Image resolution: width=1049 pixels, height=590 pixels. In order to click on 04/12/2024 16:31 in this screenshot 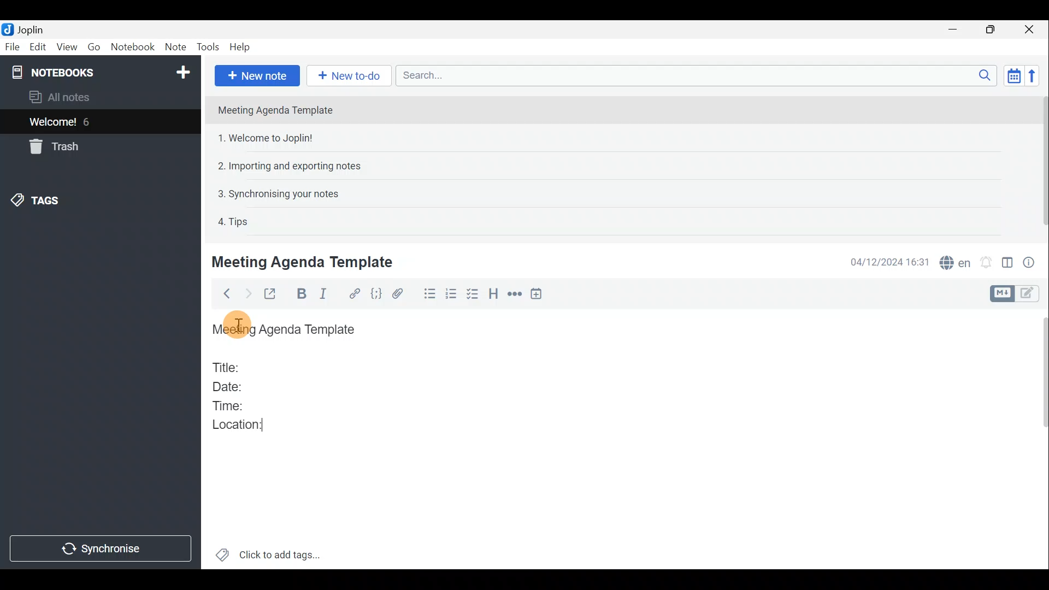, I will do `click(885, 261)`.